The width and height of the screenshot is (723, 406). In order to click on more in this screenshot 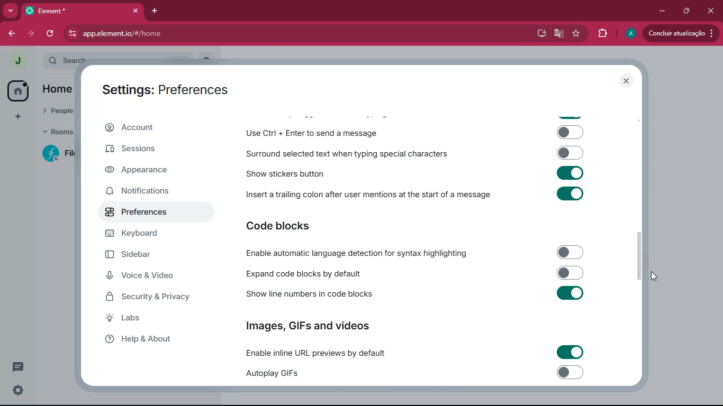, I will do `click(10, 11)`.